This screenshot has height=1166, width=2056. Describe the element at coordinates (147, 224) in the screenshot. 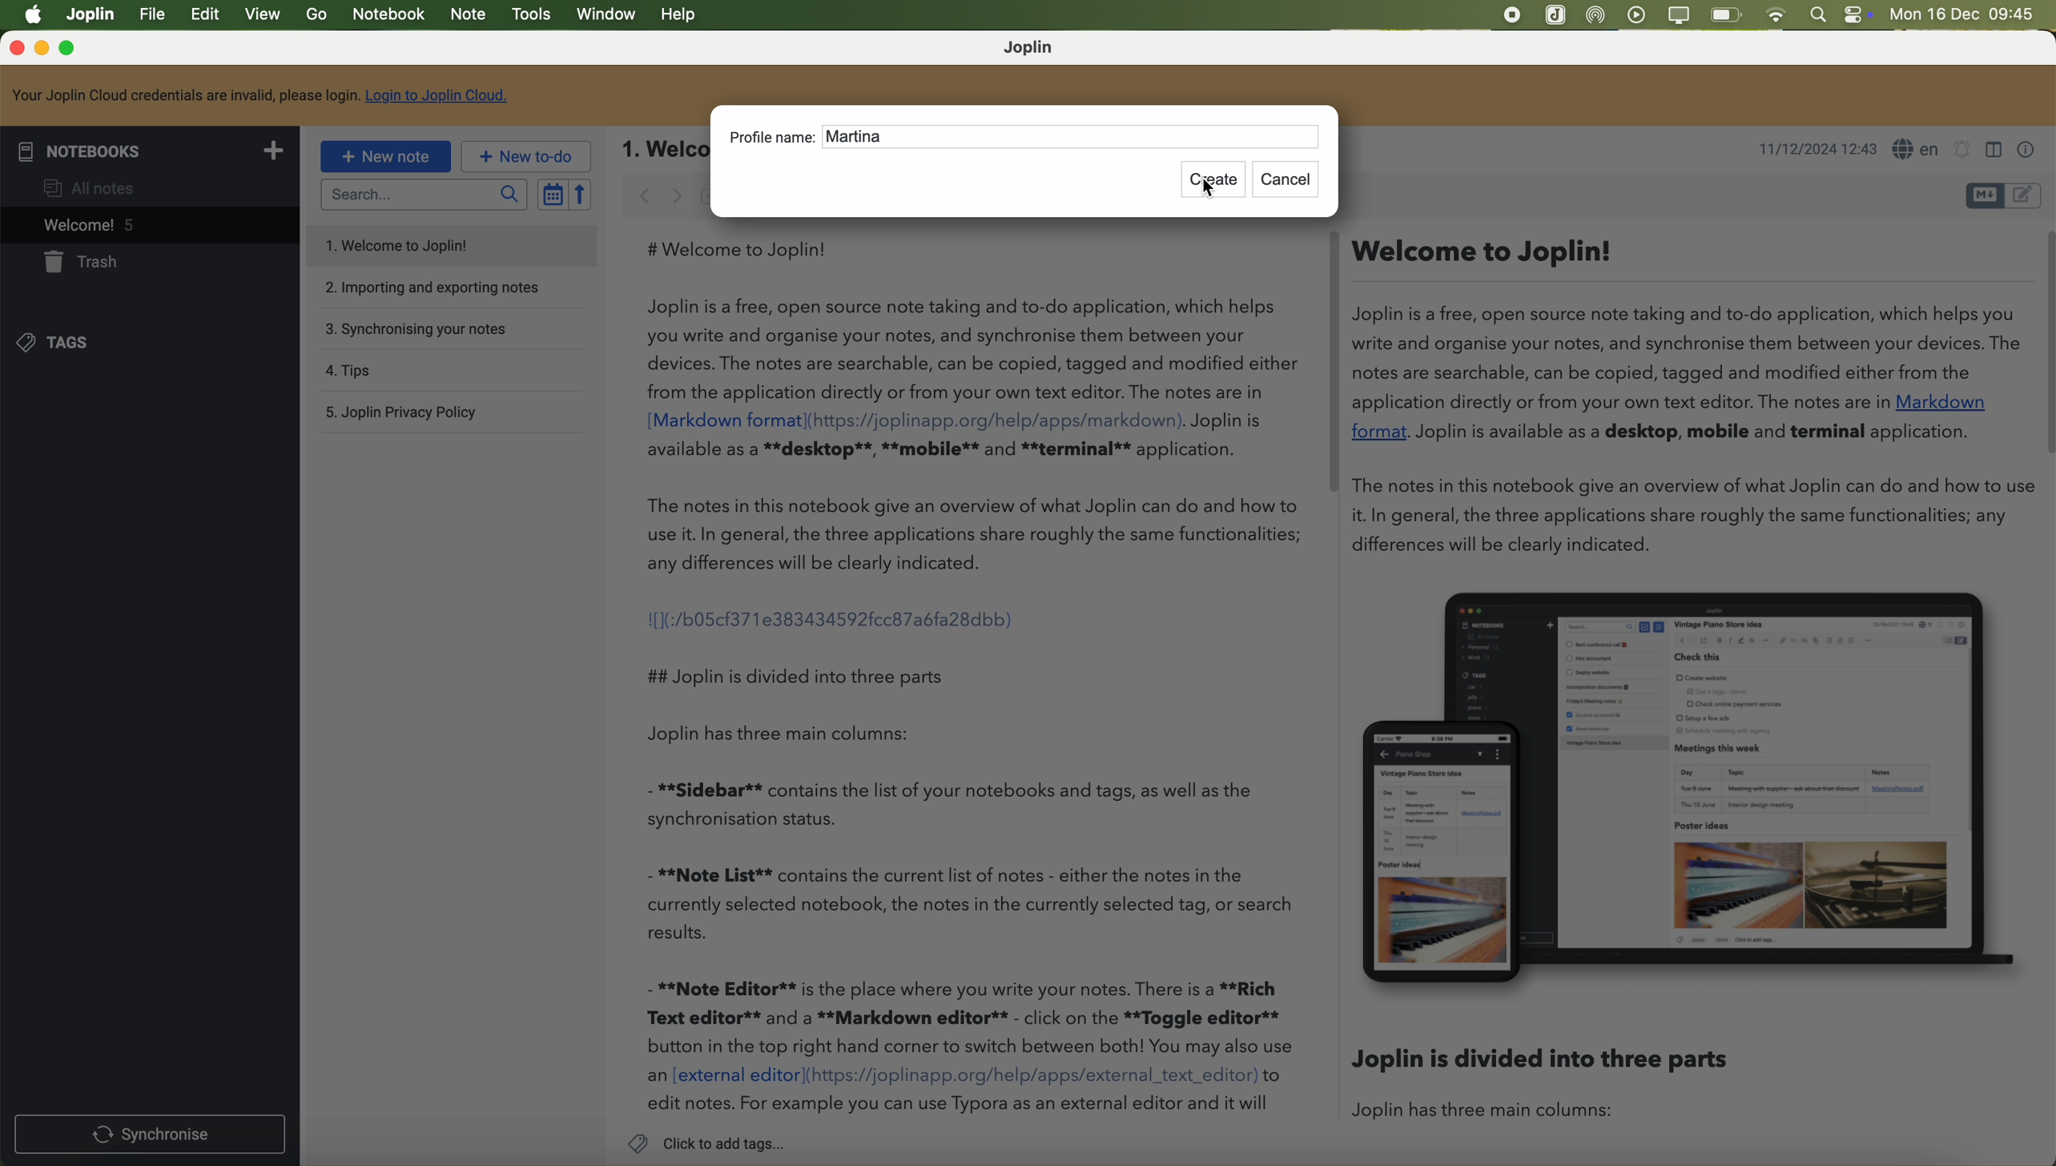

I see `welcome` at that location.